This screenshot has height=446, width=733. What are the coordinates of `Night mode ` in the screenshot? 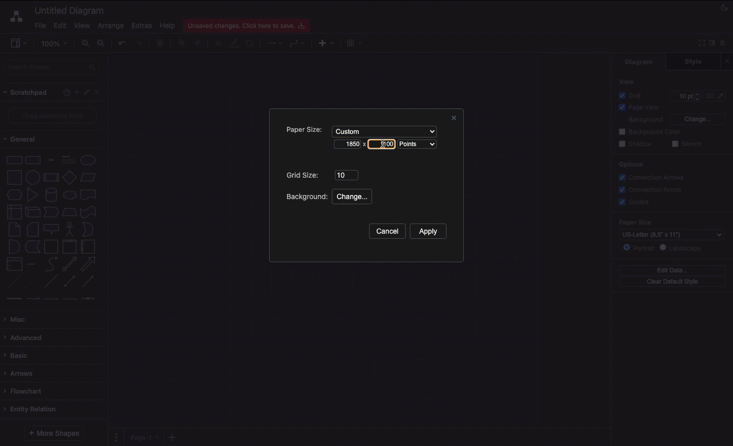 It's located at (725, 7).